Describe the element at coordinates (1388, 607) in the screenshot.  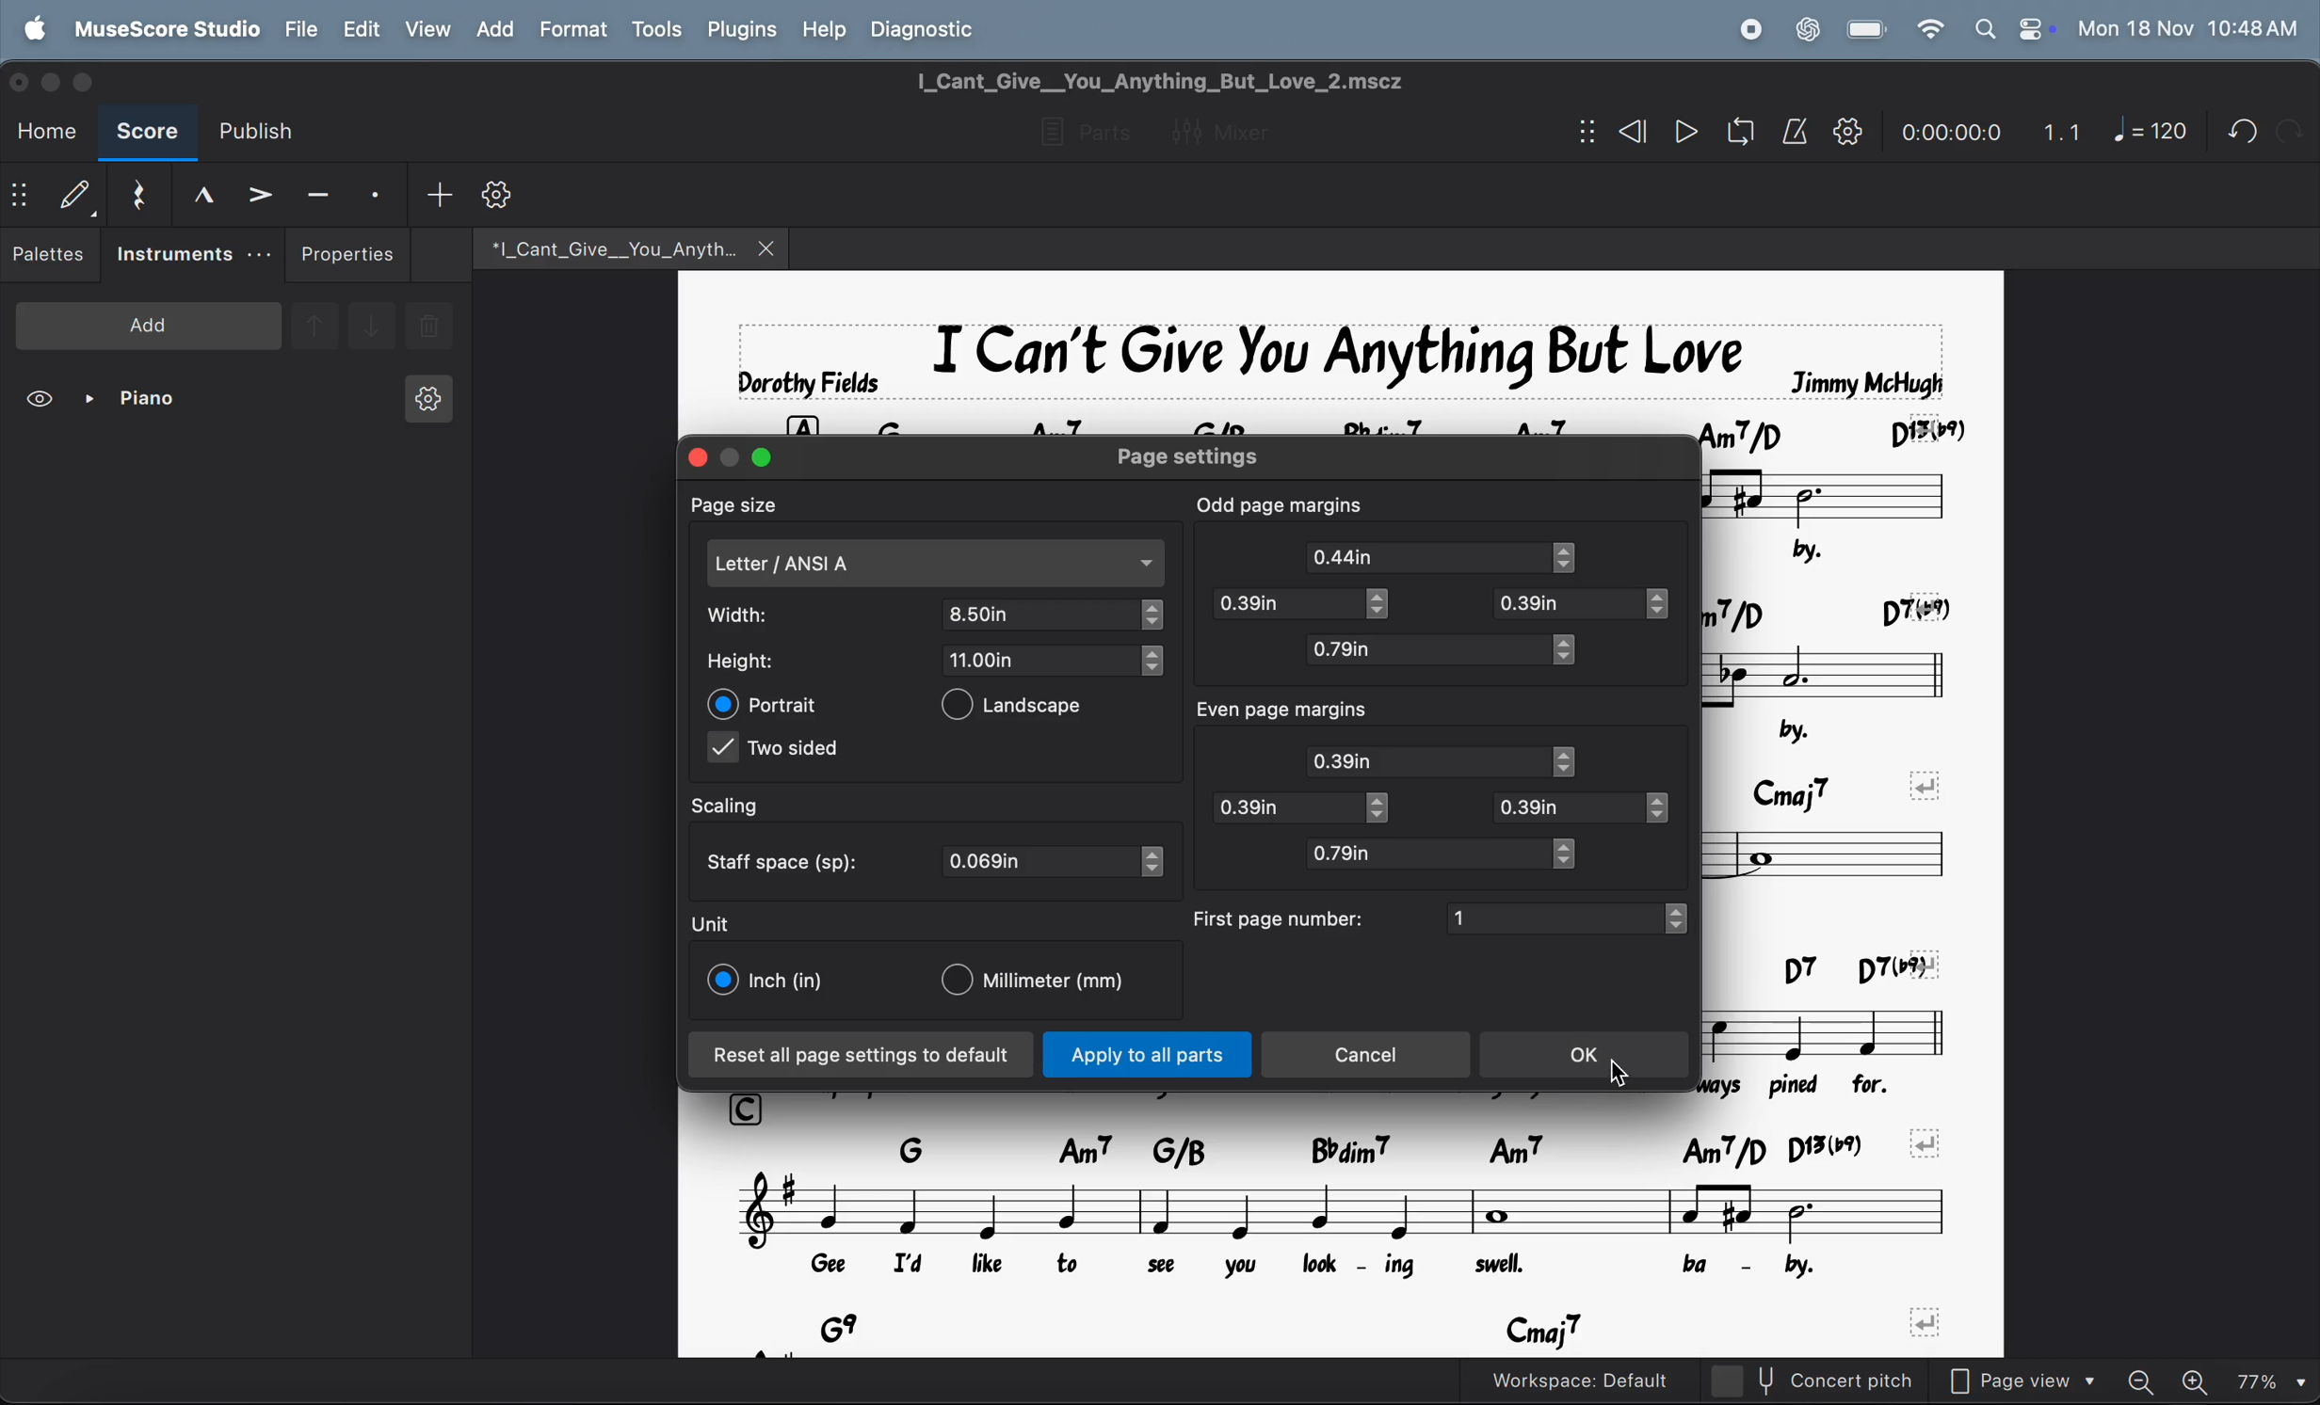
I see `toogle` at that location.